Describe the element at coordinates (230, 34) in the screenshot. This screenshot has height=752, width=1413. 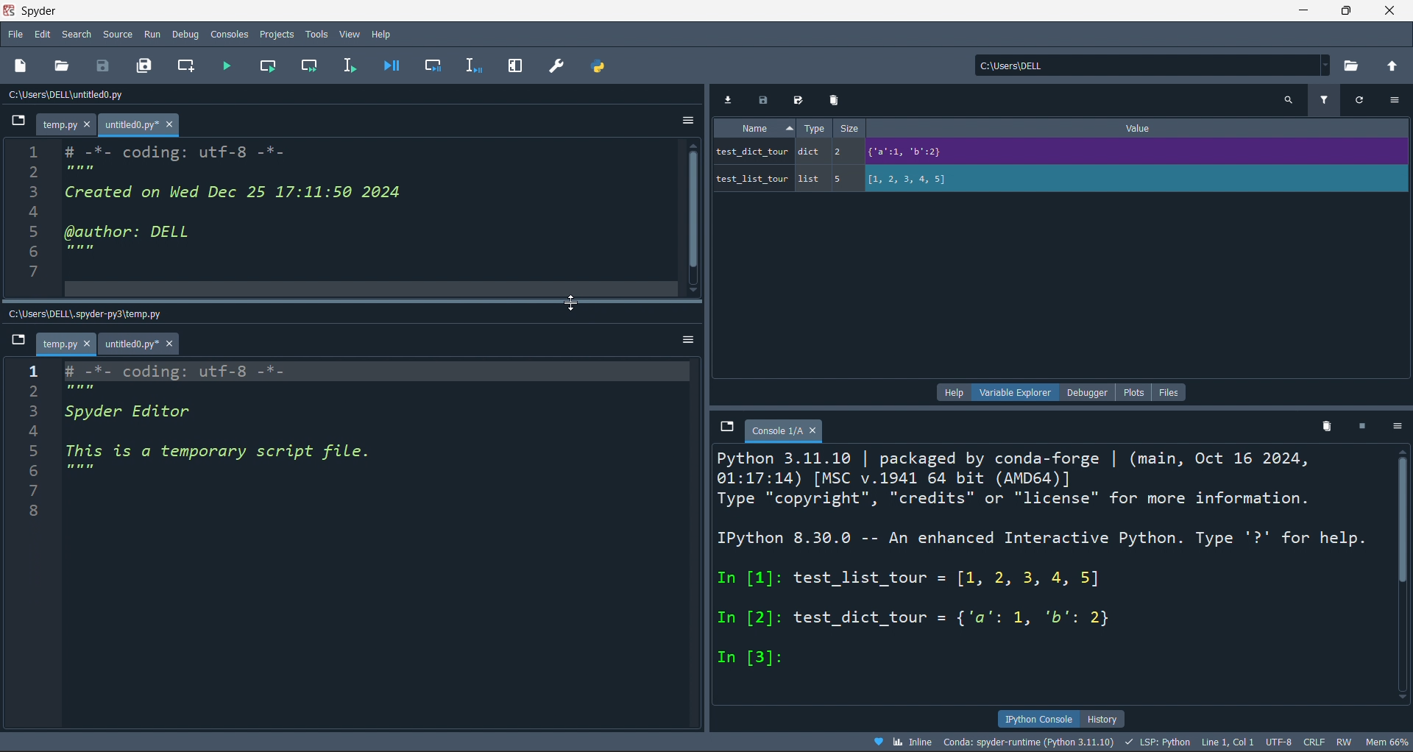
I see `consolesn` at that location.